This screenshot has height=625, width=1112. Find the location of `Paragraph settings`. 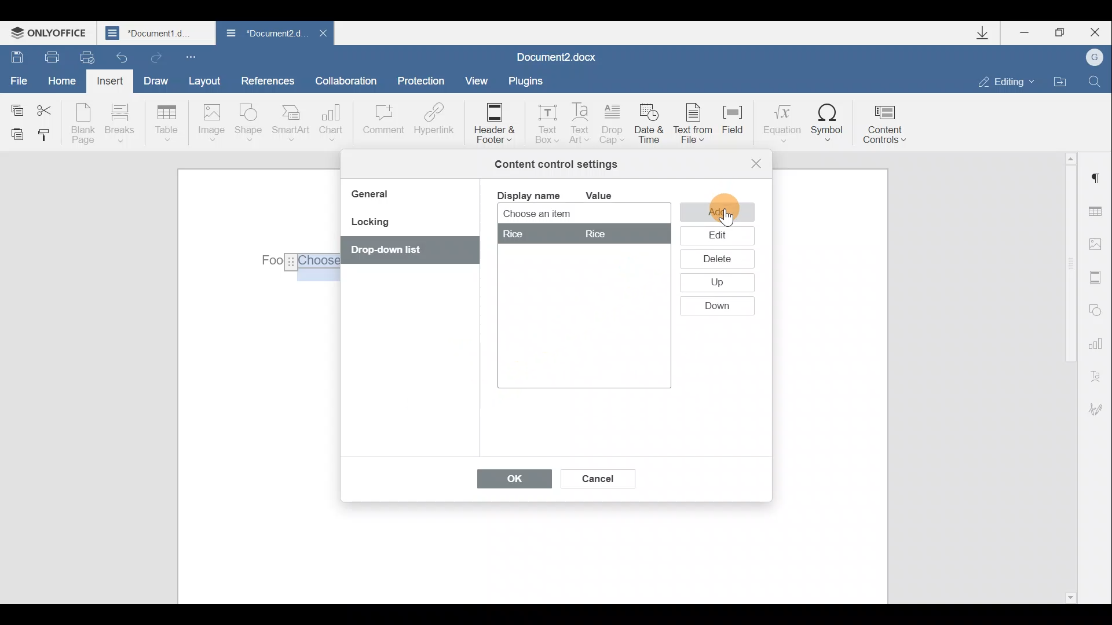

Paragraph settings is located at coordinates (1097, 178).